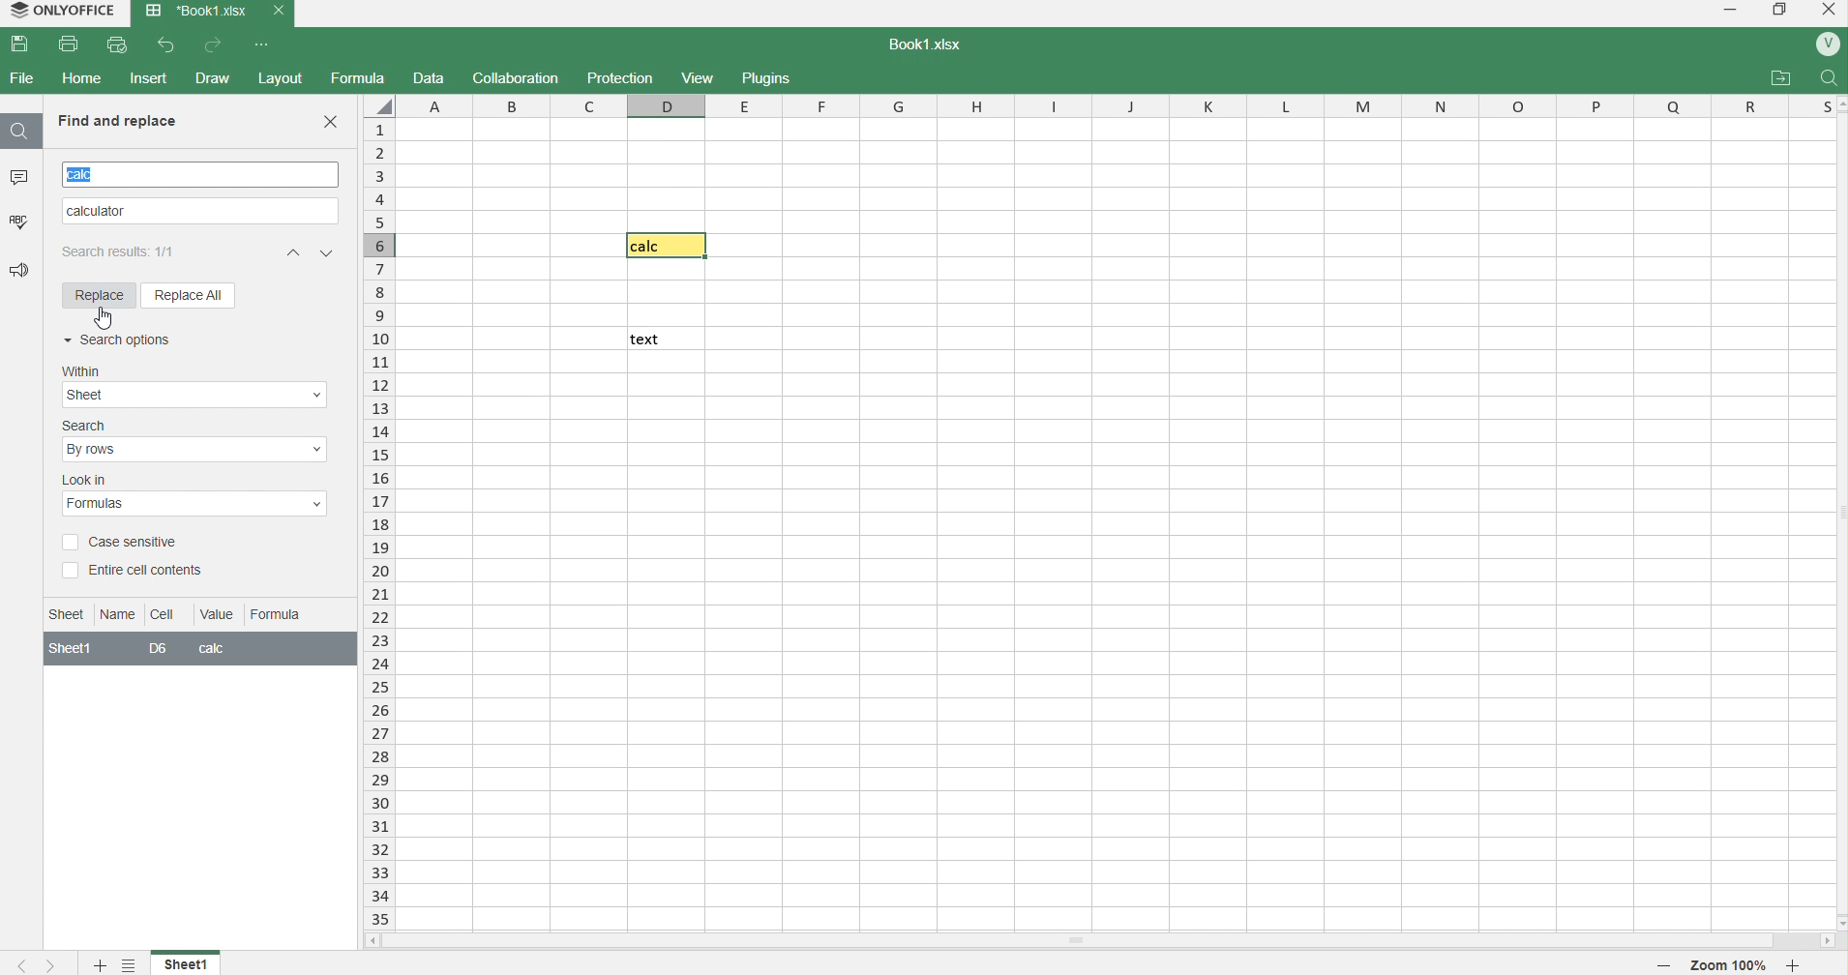 This screenshot has width=1848, height=975. I want to click on move right, so click(1830, 940).